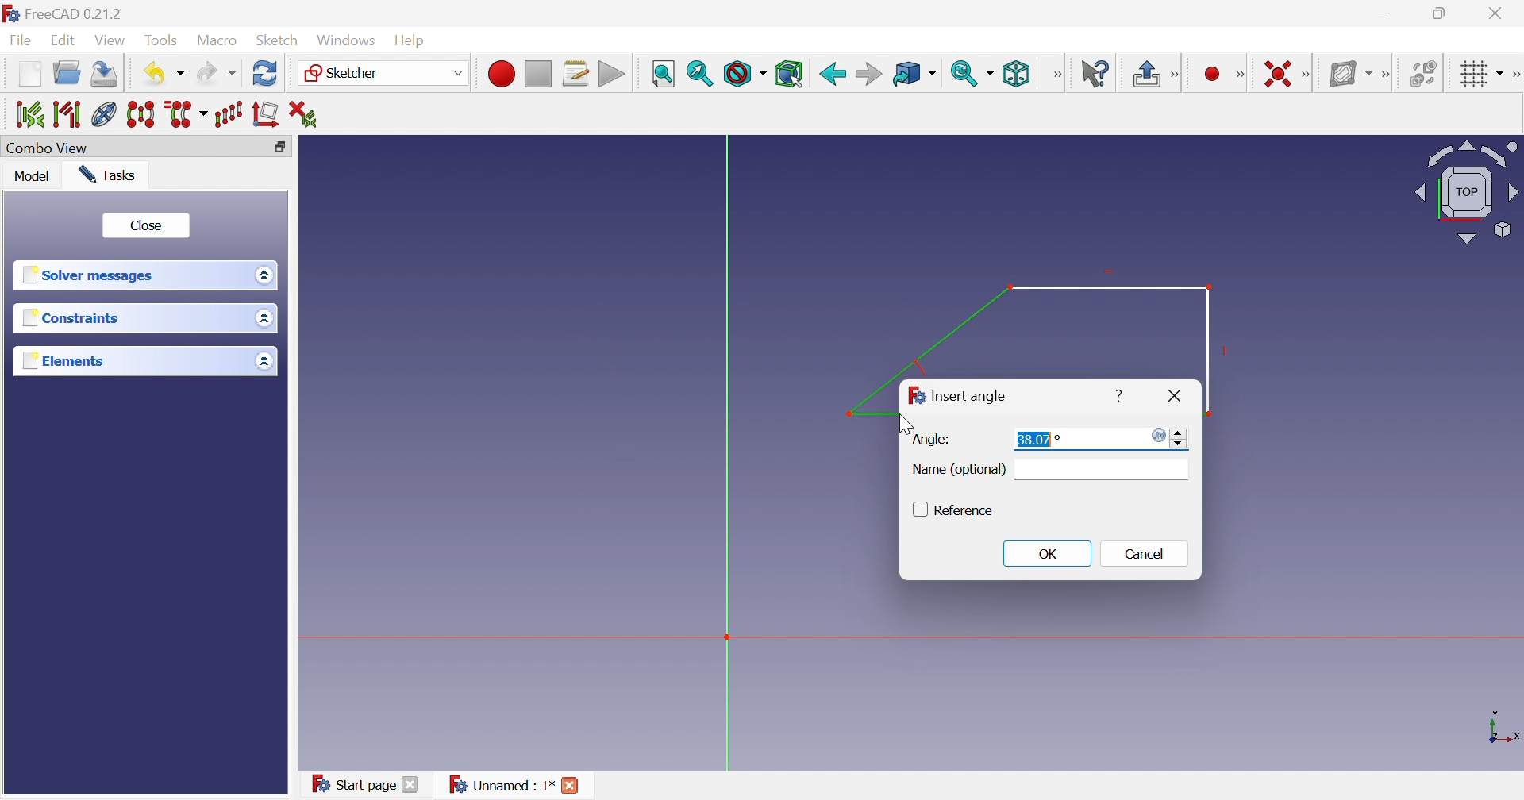 The width and height of the screenshot is (1524, 800). Describe the element at coordinates (968, 511) in the screenshot. I see `Reference` at that location.